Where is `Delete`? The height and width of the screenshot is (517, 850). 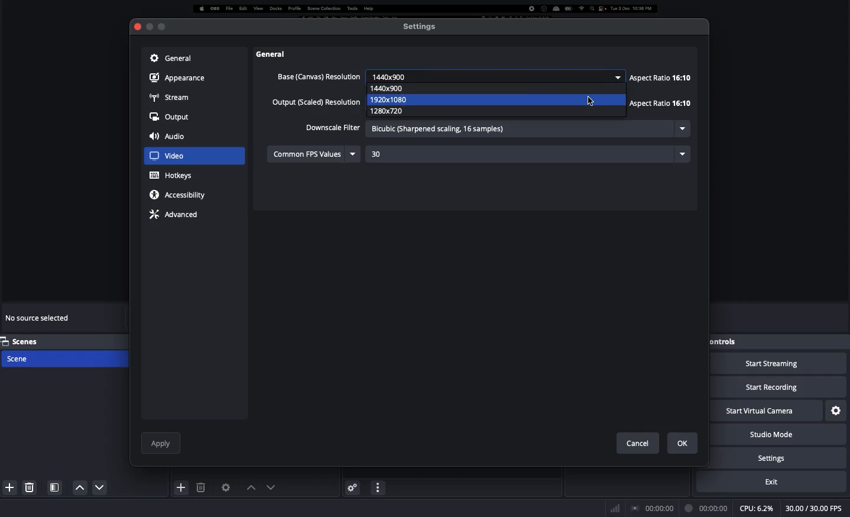 Delete is located at coordinates (202, 487).